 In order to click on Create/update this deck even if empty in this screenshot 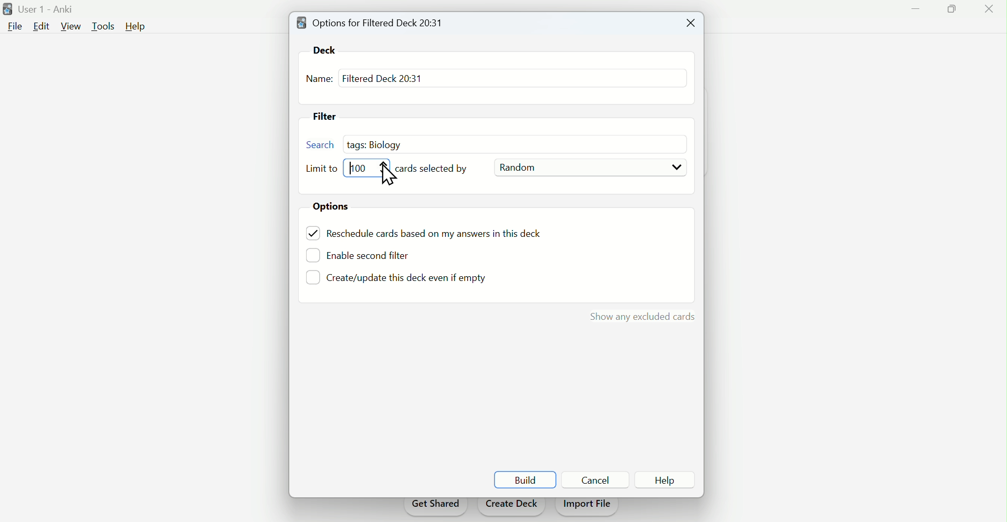, I will do `click(405, 277)`.